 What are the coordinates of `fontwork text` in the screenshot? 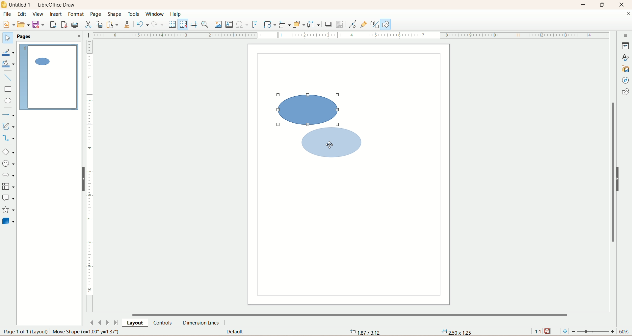 It's located at (254, 25).